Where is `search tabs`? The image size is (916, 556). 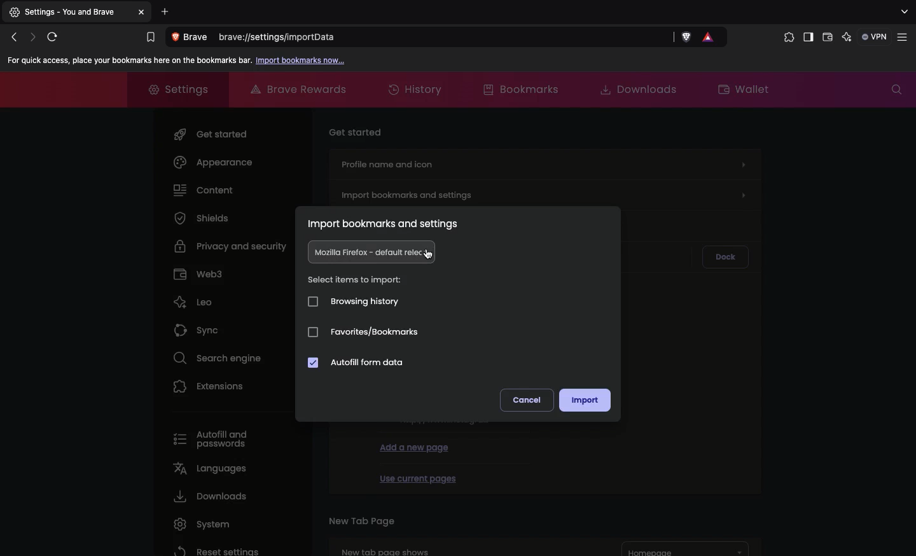 search tabs is located at coordinates (903, 12).